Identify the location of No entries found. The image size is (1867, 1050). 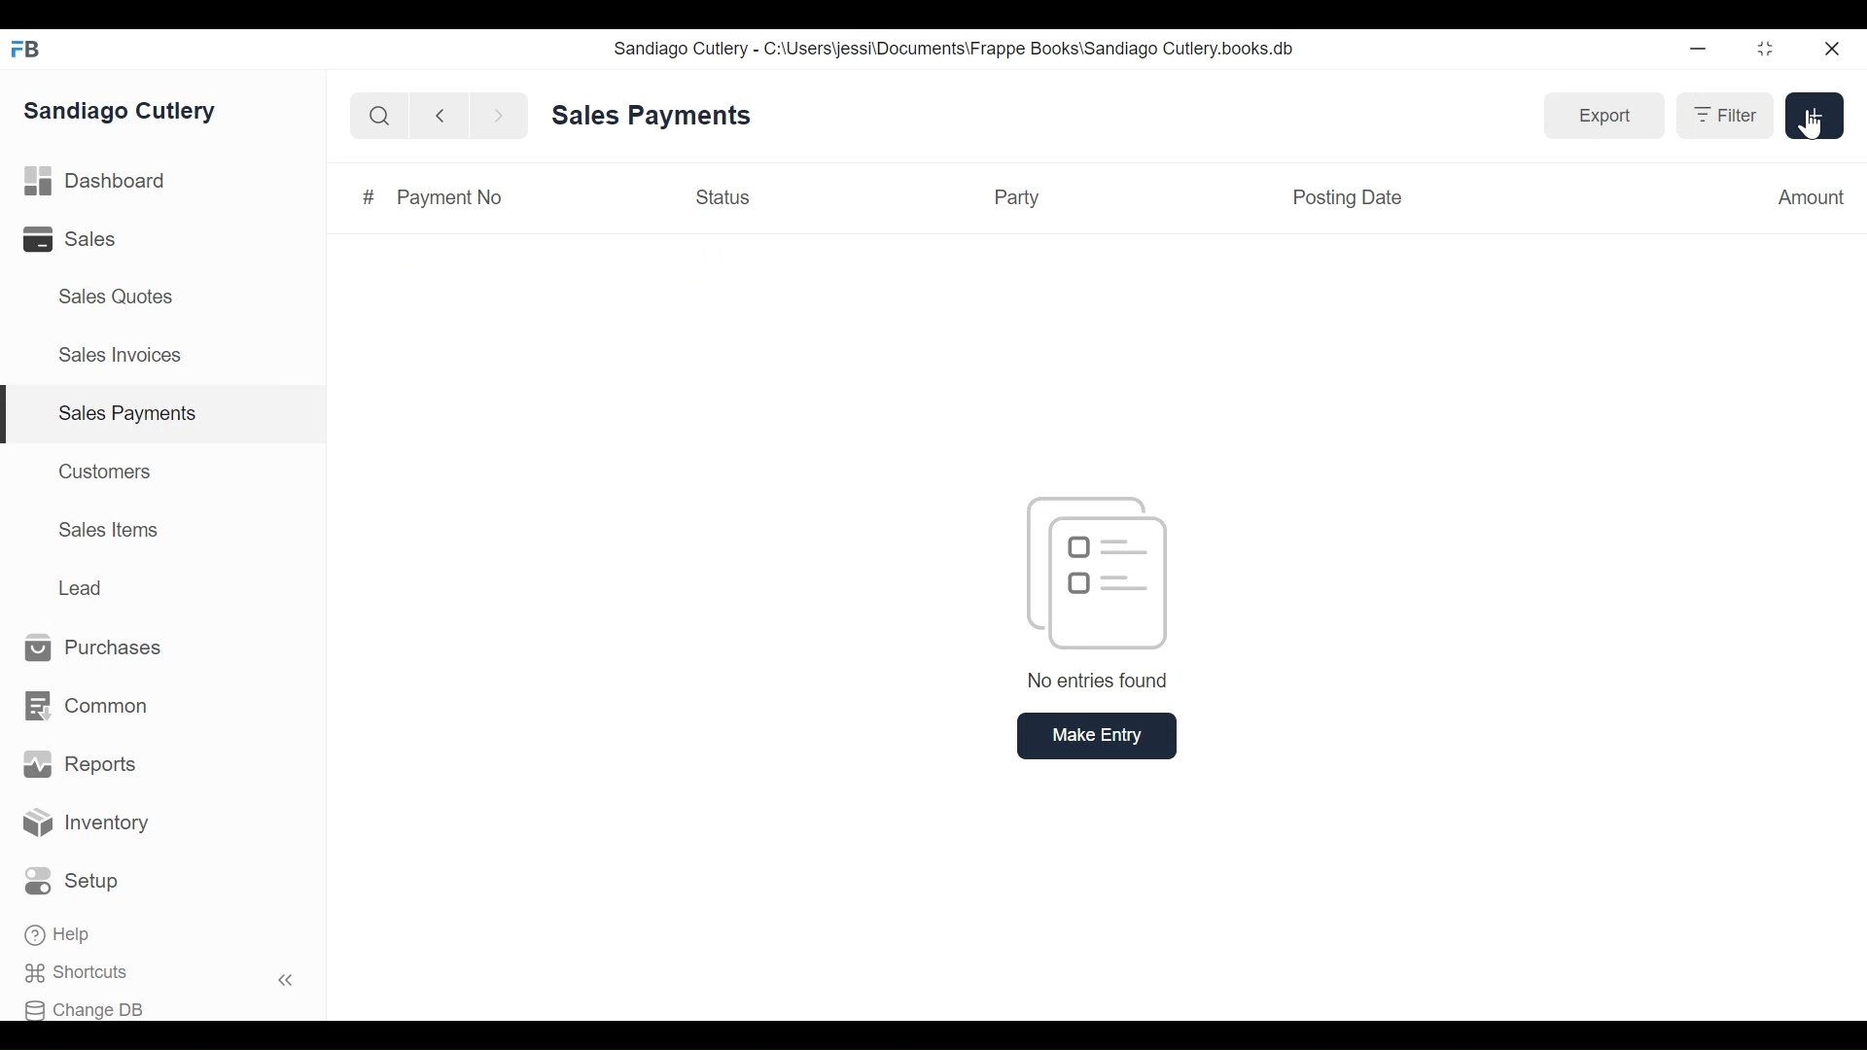
(1100, 594).